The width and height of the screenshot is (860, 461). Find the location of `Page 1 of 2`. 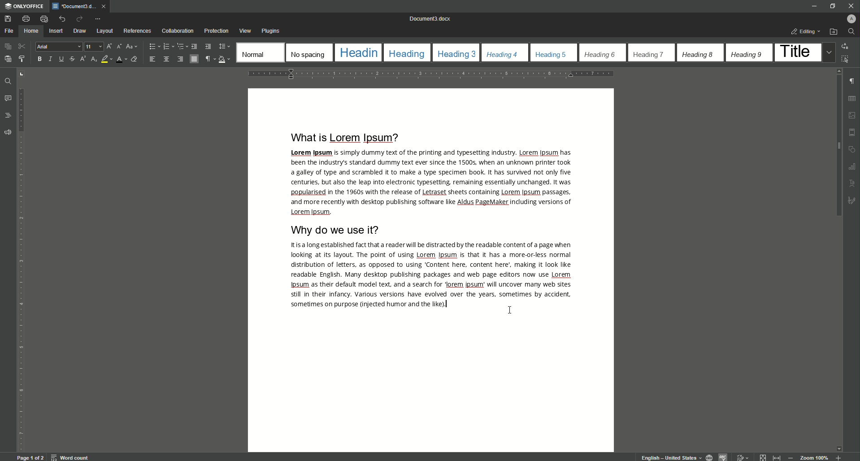

Page 1 of 2 is located at coordinates (29, 458).